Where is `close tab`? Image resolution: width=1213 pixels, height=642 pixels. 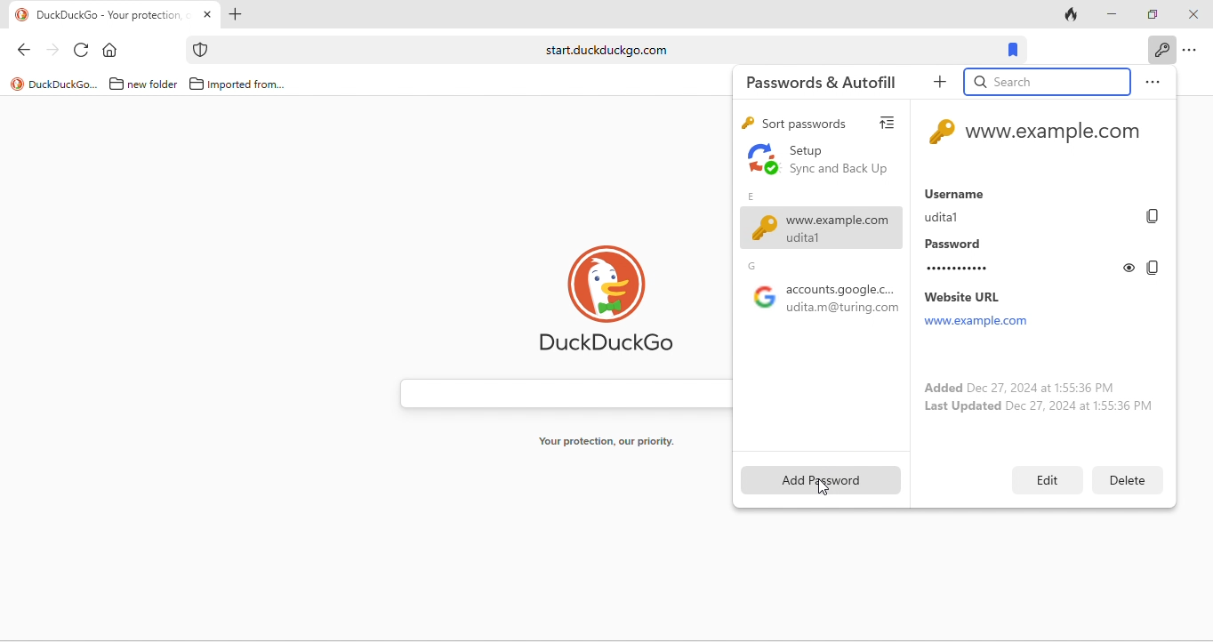
close tab is located at coordinates (207, 15).